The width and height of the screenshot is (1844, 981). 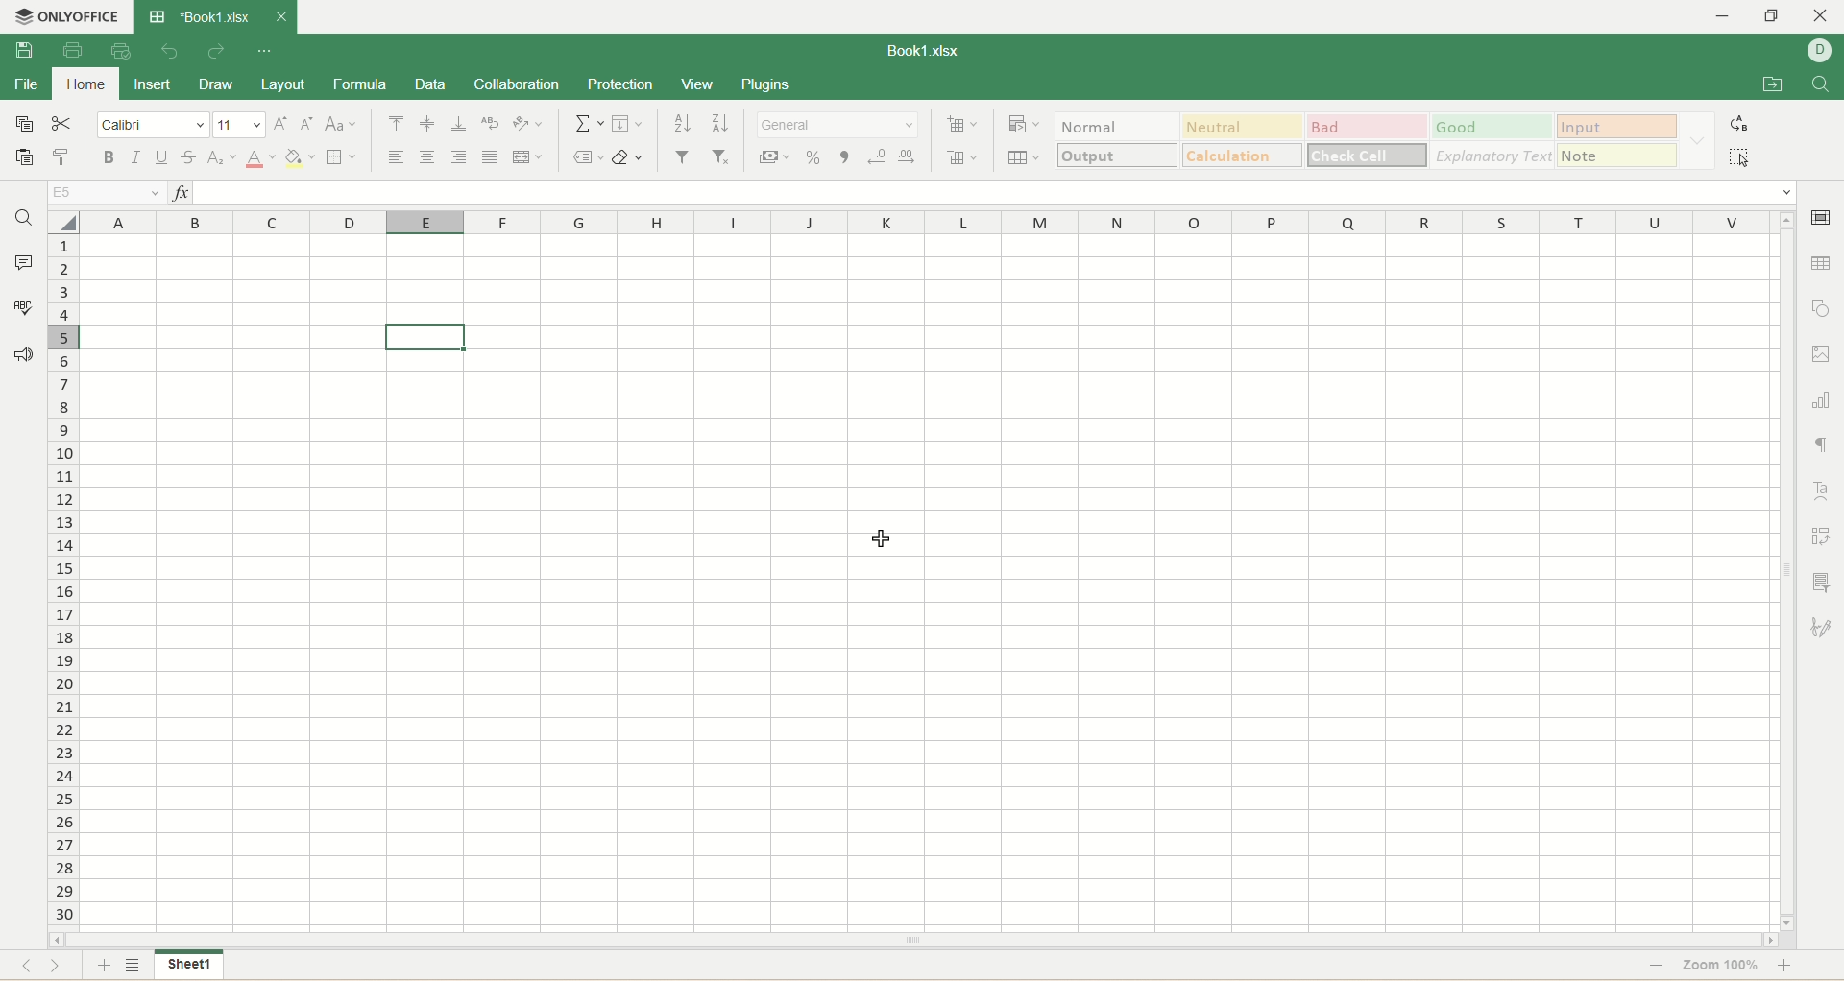 What do you see at coordinates (68, 20) in the screenshot?
I see `onlyoffice` at bounding box center [68, 20].